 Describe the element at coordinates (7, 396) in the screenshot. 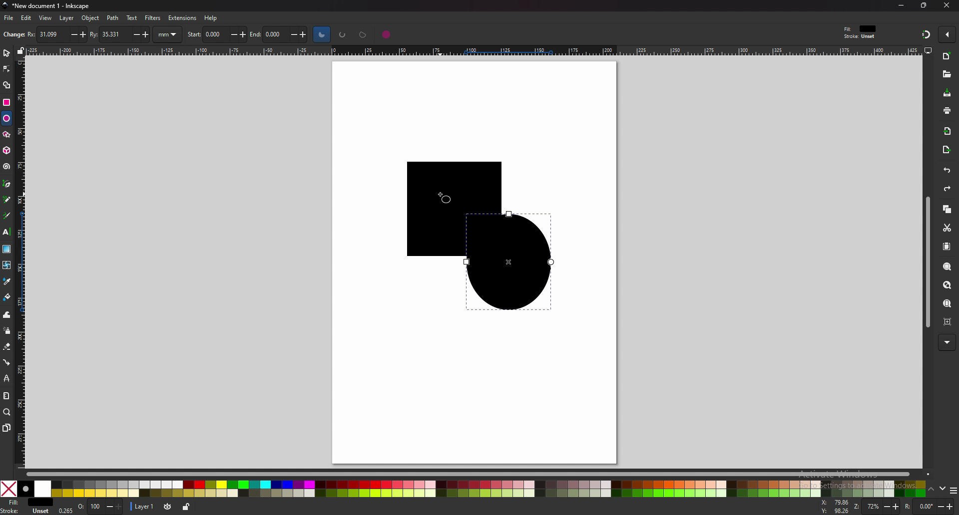

I see `measure` at that location.